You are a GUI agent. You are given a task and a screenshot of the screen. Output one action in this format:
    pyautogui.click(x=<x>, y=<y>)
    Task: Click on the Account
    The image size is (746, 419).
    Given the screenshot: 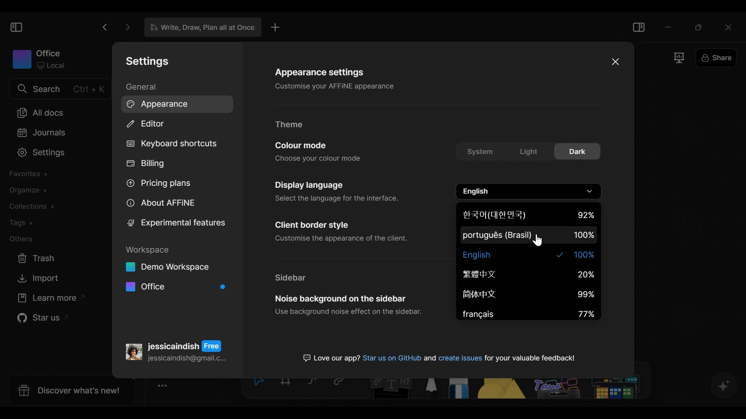 What is the action you would take?
    pyautogui.click(x=176, y=349)
    